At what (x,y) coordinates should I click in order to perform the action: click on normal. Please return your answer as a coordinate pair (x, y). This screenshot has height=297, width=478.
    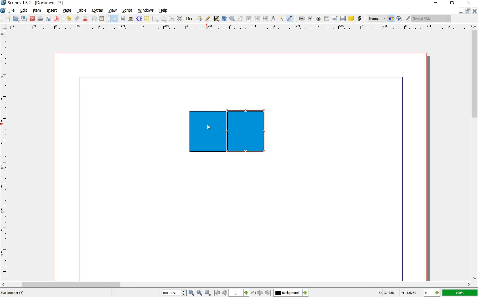
    Looking at the image, I should click on (377, 18).